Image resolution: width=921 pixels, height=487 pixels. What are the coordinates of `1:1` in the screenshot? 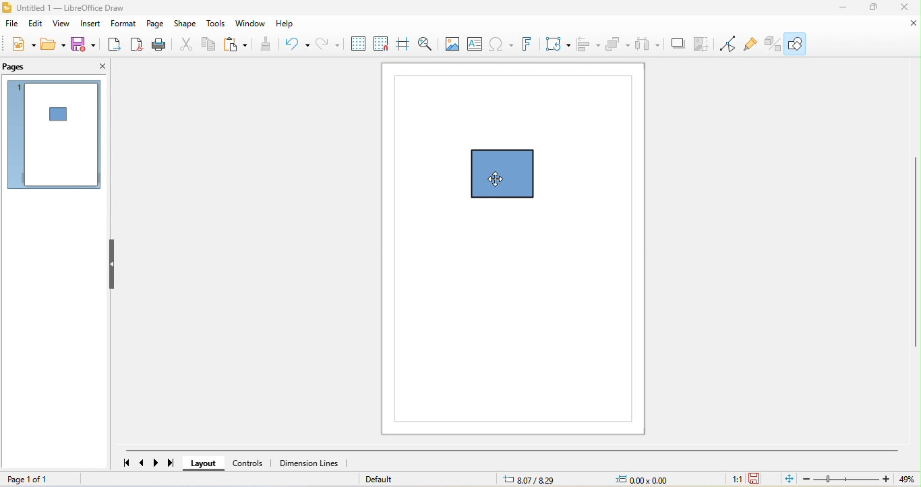 It's located at (736, 480).